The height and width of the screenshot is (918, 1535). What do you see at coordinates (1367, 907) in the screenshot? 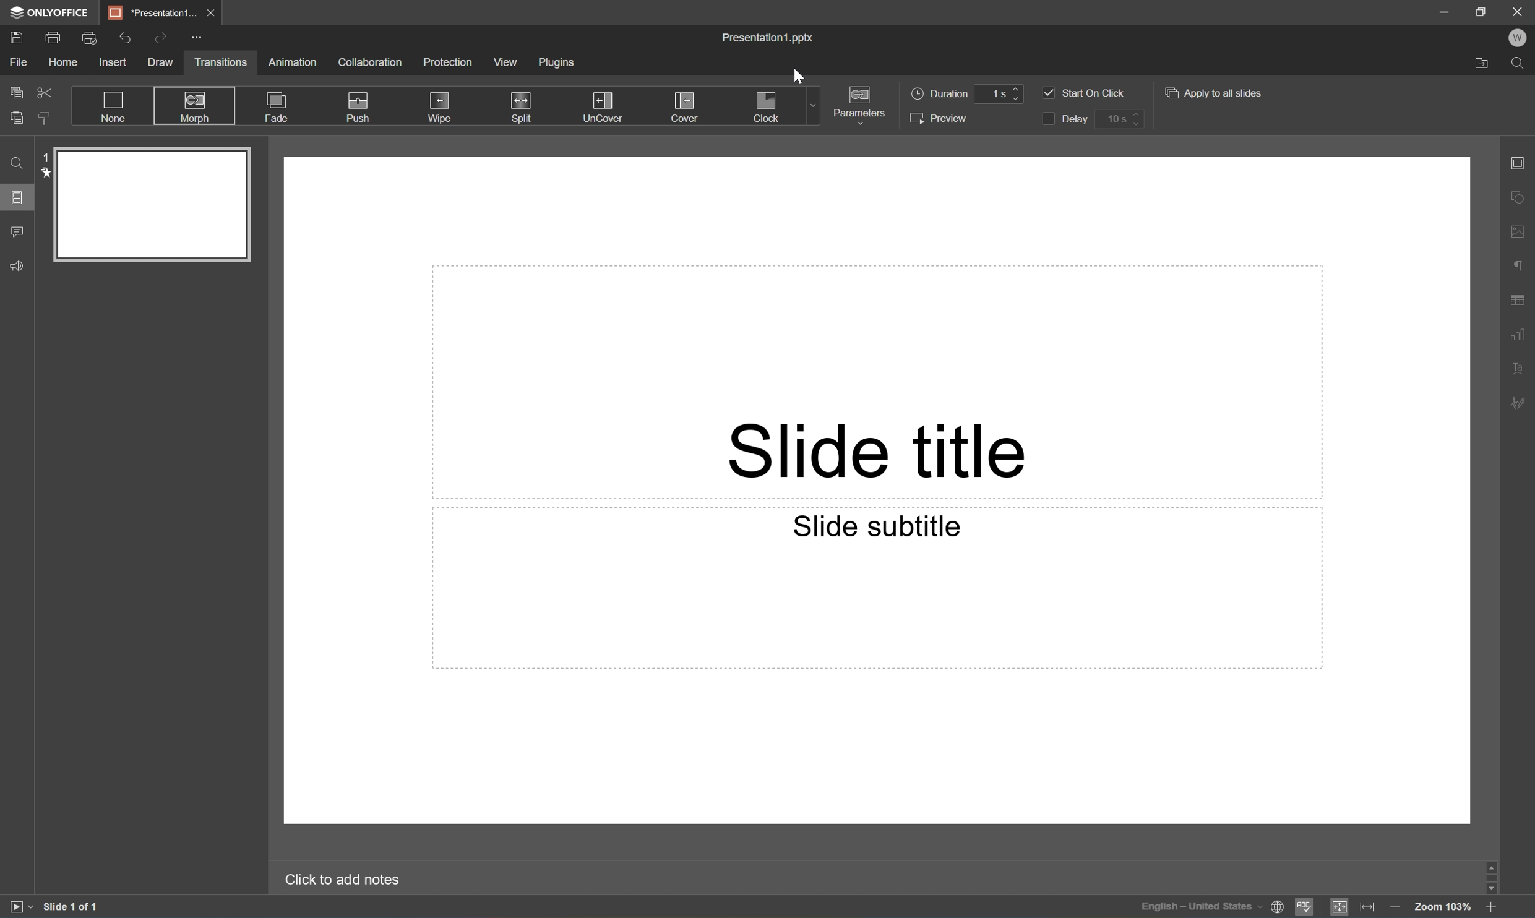
I see `Fit to width` at bounding box center [1367, 907].